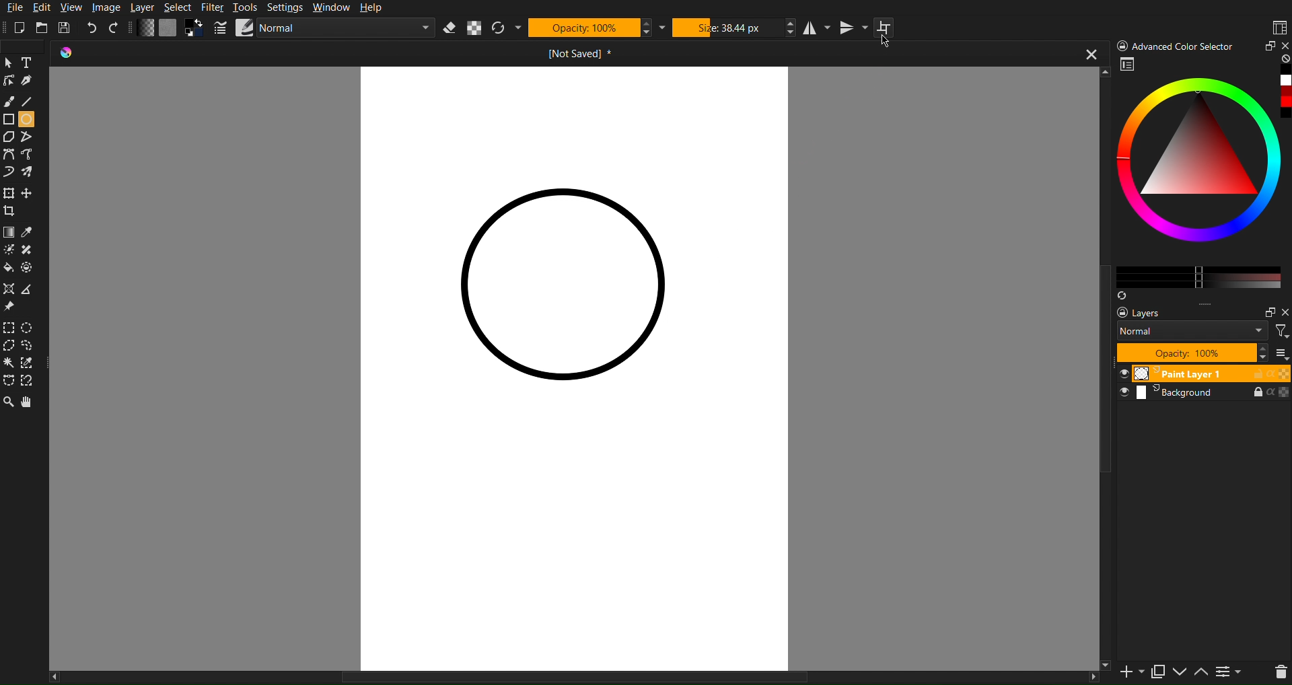 Image resolution: width=1292 pixels, height=685 pixels. I want to click on File, so click(13, 8).